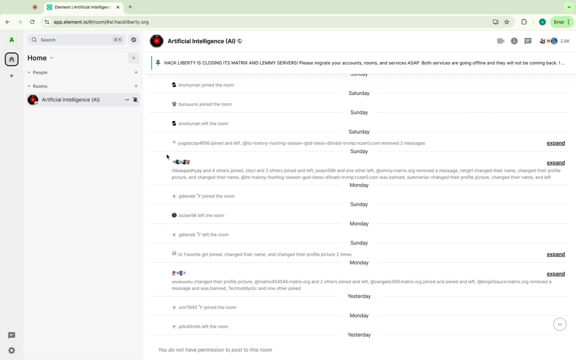 The width and height of the screenshot is (576, 360). What do you see at coordinates (19, 21) in the screenshot?
I see `Forward` at bounding box center [19, 21].